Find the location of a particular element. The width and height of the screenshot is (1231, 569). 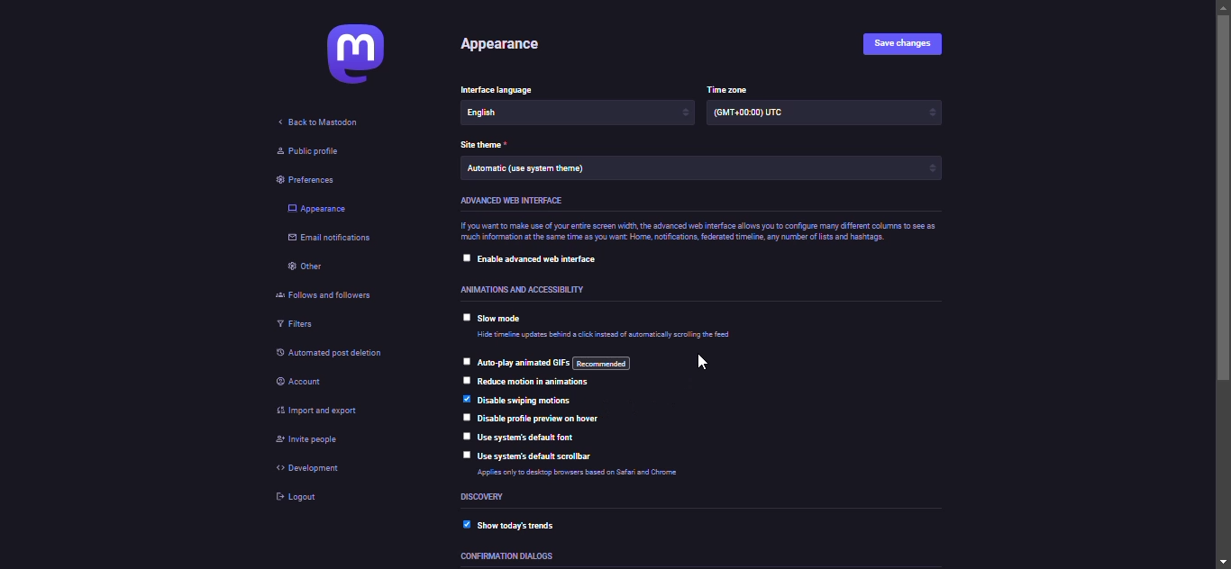

save changes is located at coordinates (906, 41).